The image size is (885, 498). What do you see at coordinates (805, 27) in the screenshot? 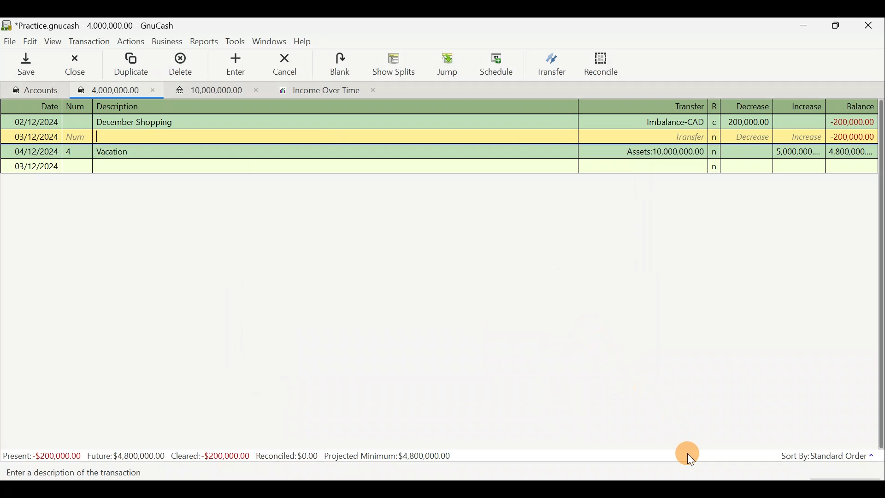
I see `Minimise` at bounding box center [805, 27].